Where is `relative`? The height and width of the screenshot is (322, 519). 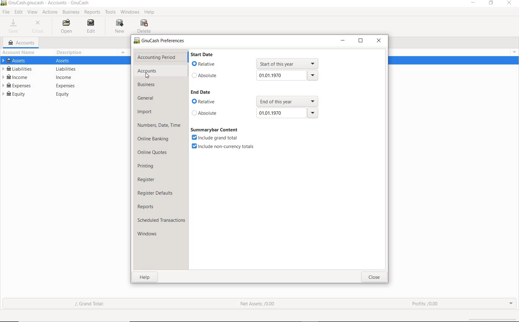 relative is located at coordinates (209, 102).